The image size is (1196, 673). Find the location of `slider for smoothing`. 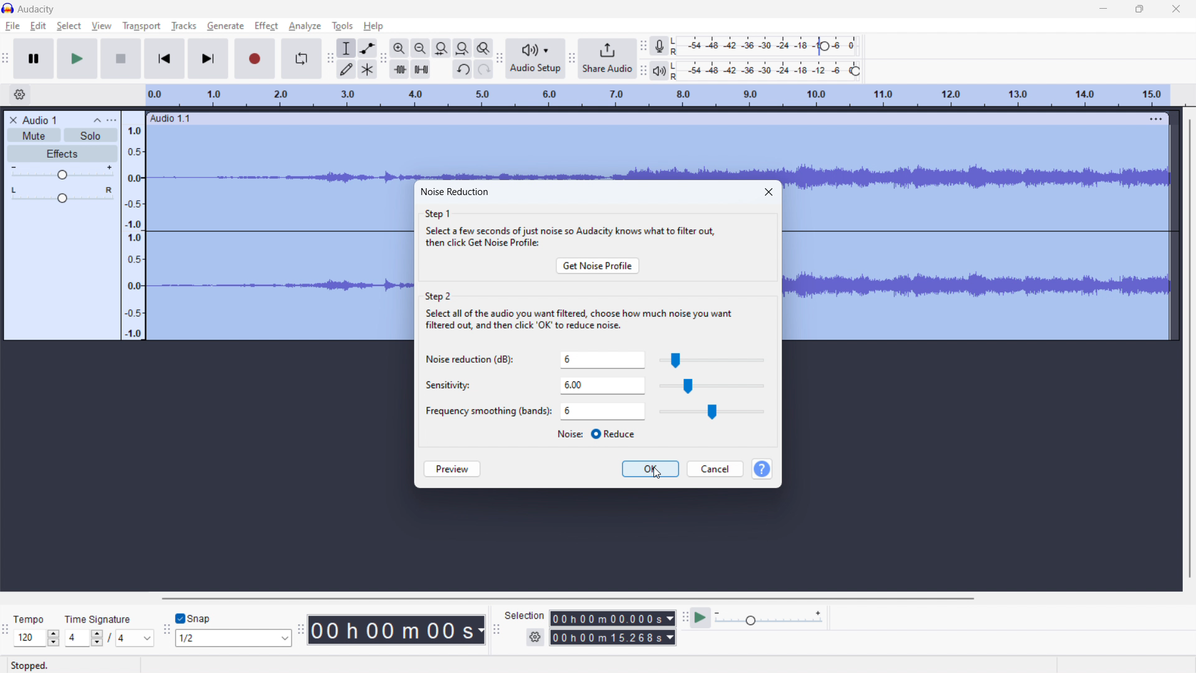

slider for smoothing is located at coordinates (713, 413).